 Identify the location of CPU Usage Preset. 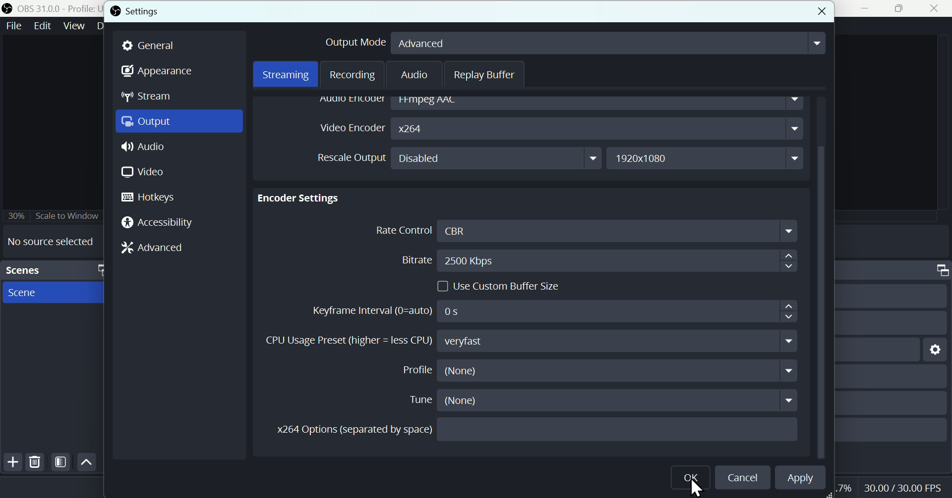
(532, 340).